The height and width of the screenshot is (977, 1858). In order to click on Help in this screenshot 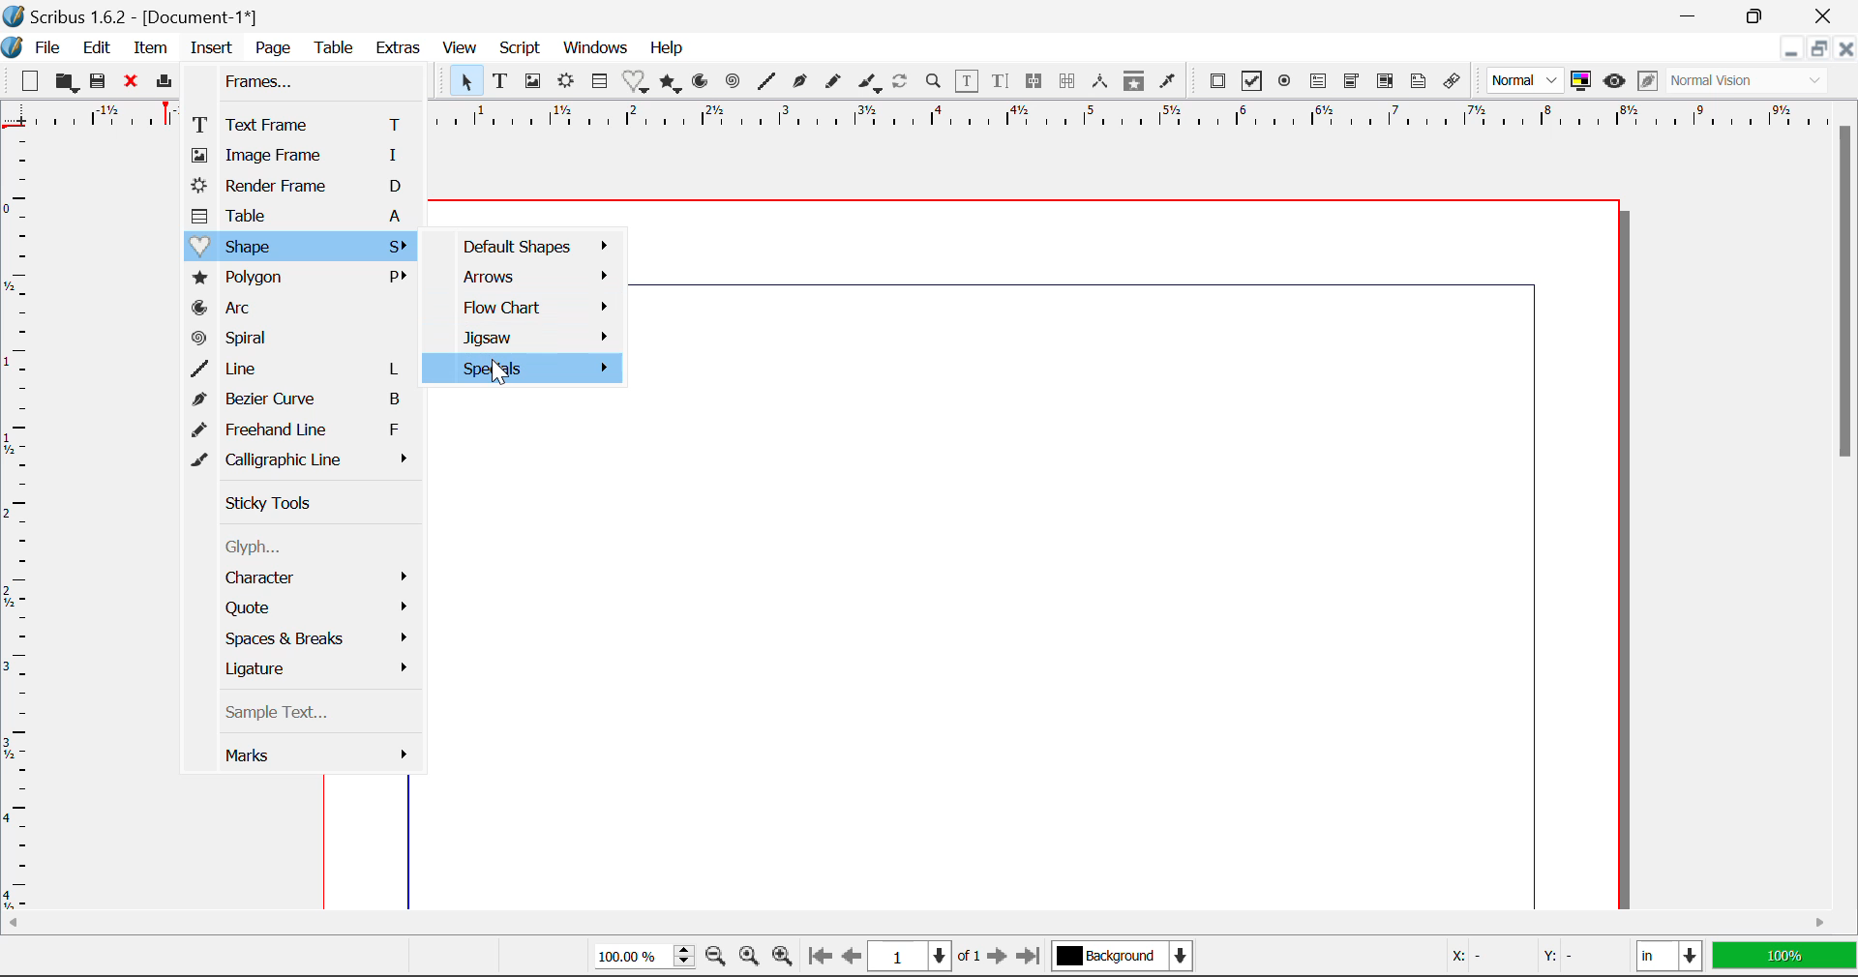, I will do `click(667, 48)`.